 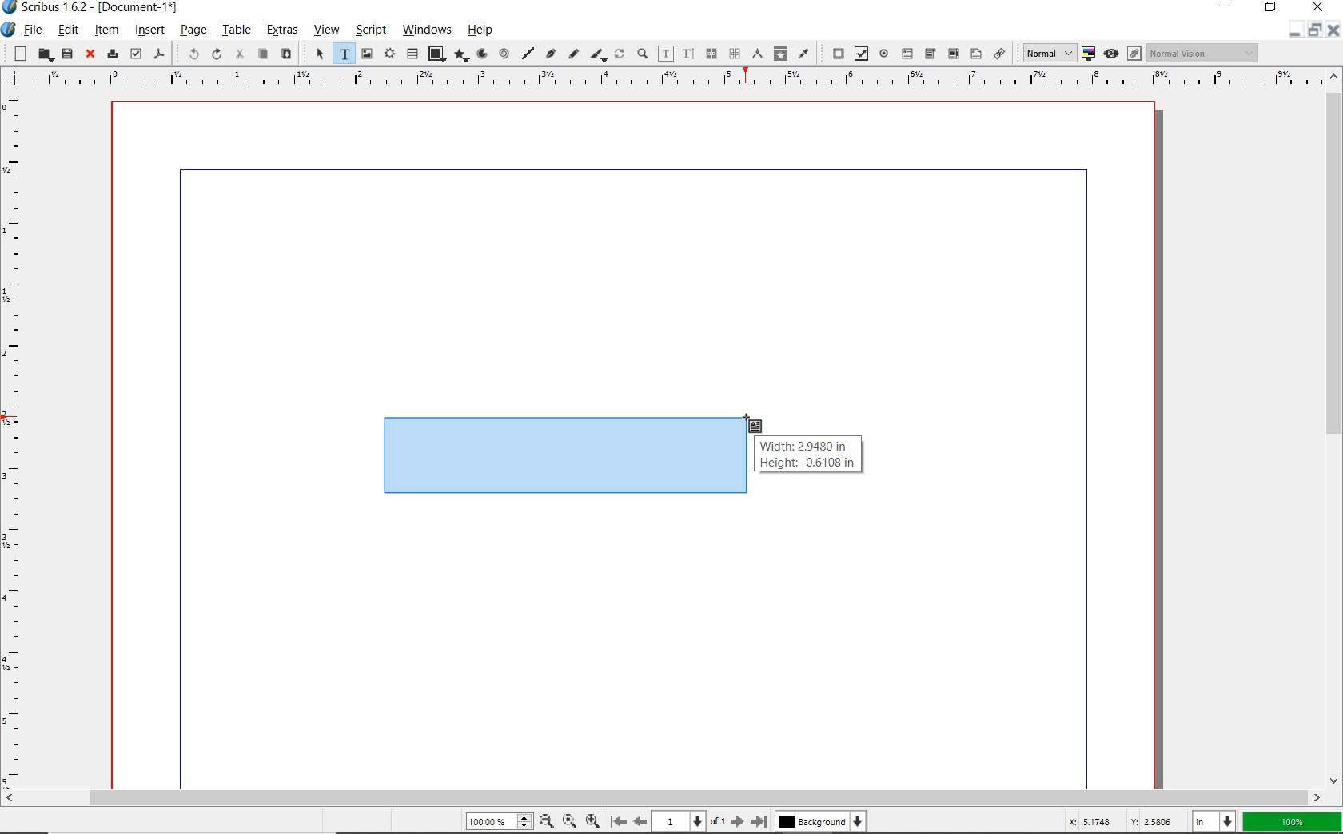 I want to click on normal, so click(x=1046, y=53).